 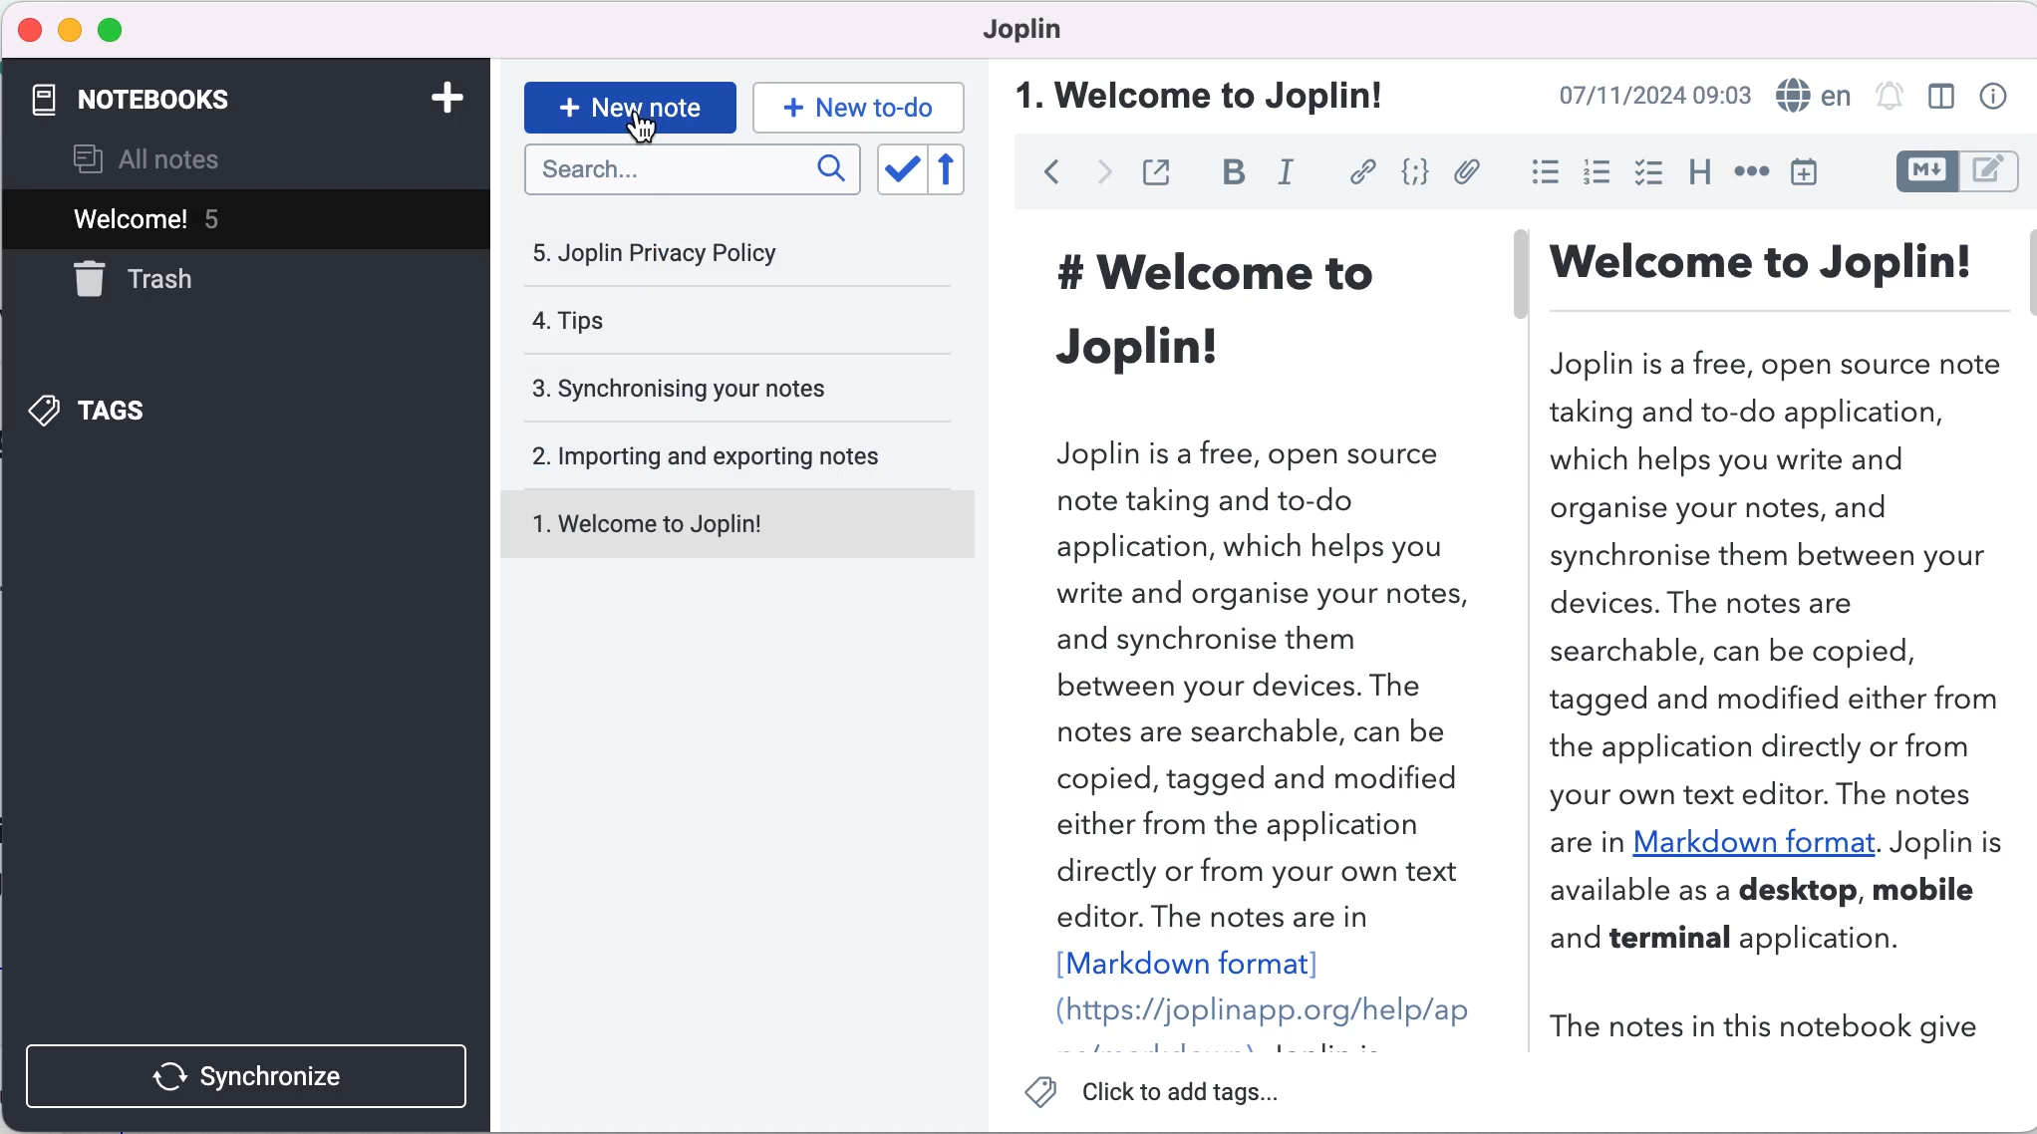 What do you see at coordinates (1775, 646) in the screenshot?
I see `Welcome to Joplin!
Joplin is a free, open source note
taking and to-do application,
which helps you write and
organise your notes, and
synchronise them between your
devices. The notes are
searchable, can be copied,
tagged and modified either from
the application directly or from
your own text editor. The notes
are in Markdown format. Joplin is
available as a desktop, mobile
and terminal application.

The notes in this notebook give` at bounding box center [1775, 646].